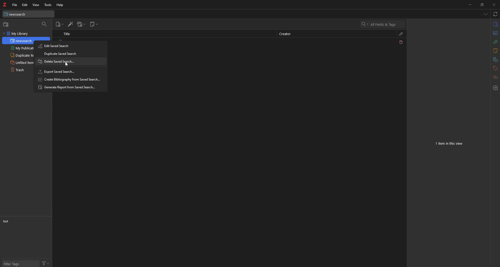  What do you see at coordinates (494, 4) in the screenshot?
I see `Close` at bounding box center [494, 4].